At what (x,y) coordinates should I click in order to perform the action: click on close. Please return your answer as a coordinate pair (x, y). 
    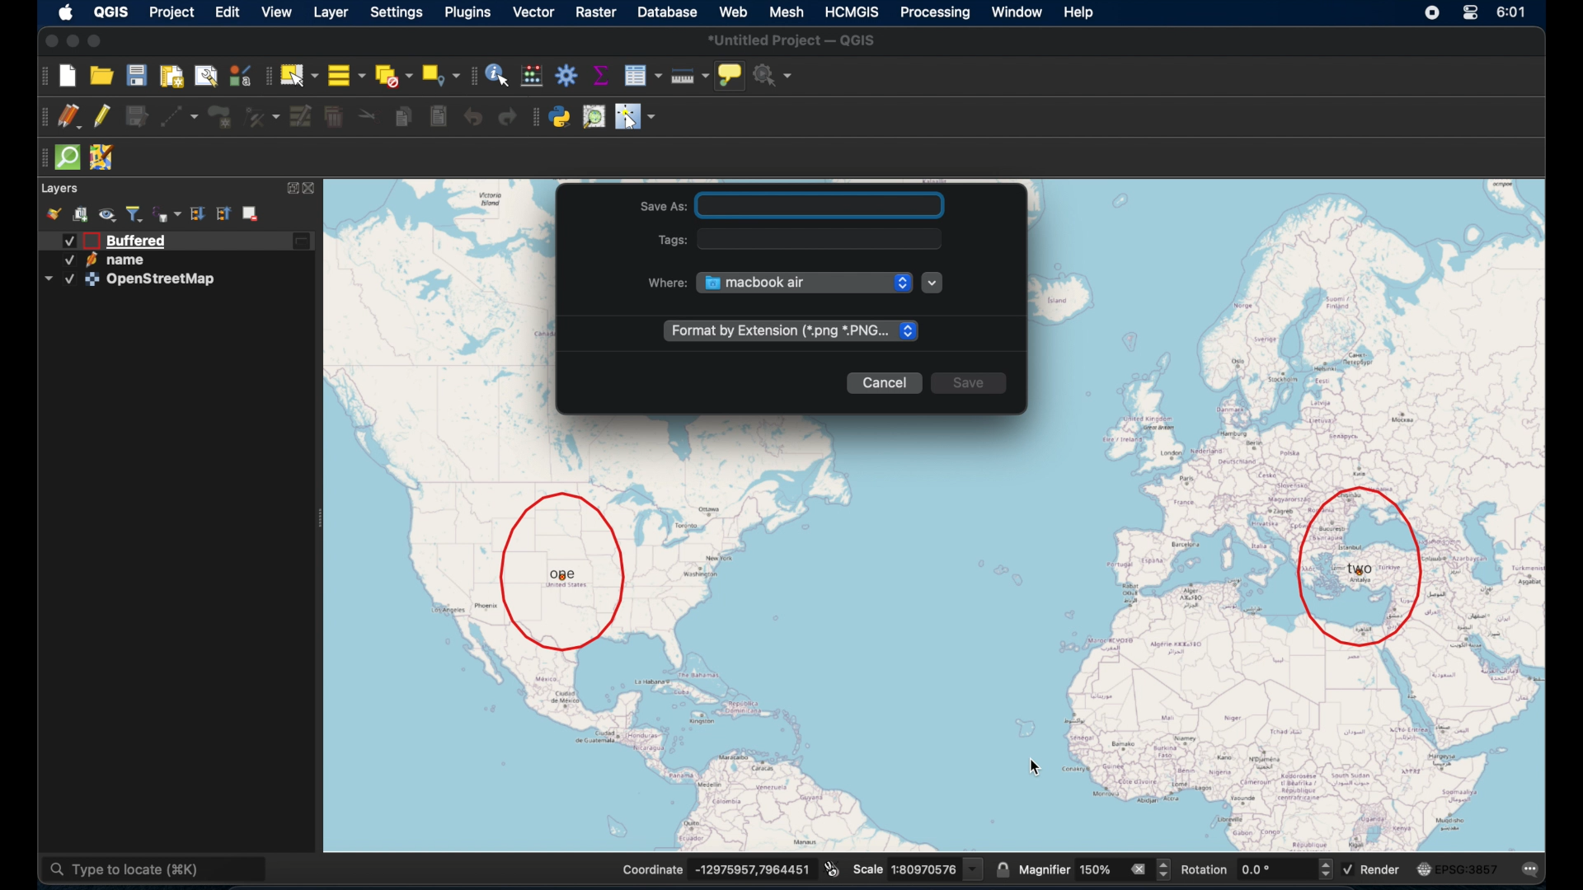
    Looking at the image, I should click on (313, 189).